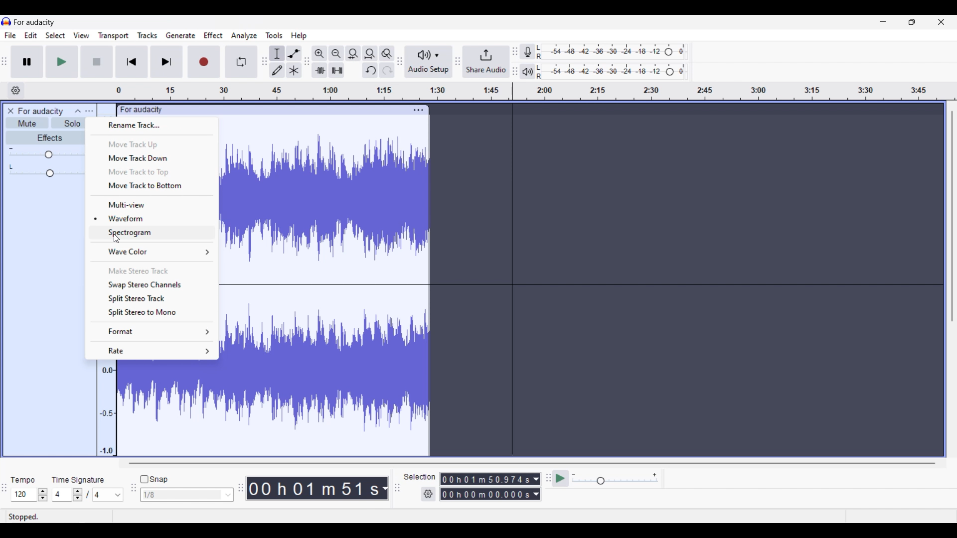 The image size is (957, 538). Describe the element at coordinates (299, 36) in the screenshot. I see `Help menu` at that location.